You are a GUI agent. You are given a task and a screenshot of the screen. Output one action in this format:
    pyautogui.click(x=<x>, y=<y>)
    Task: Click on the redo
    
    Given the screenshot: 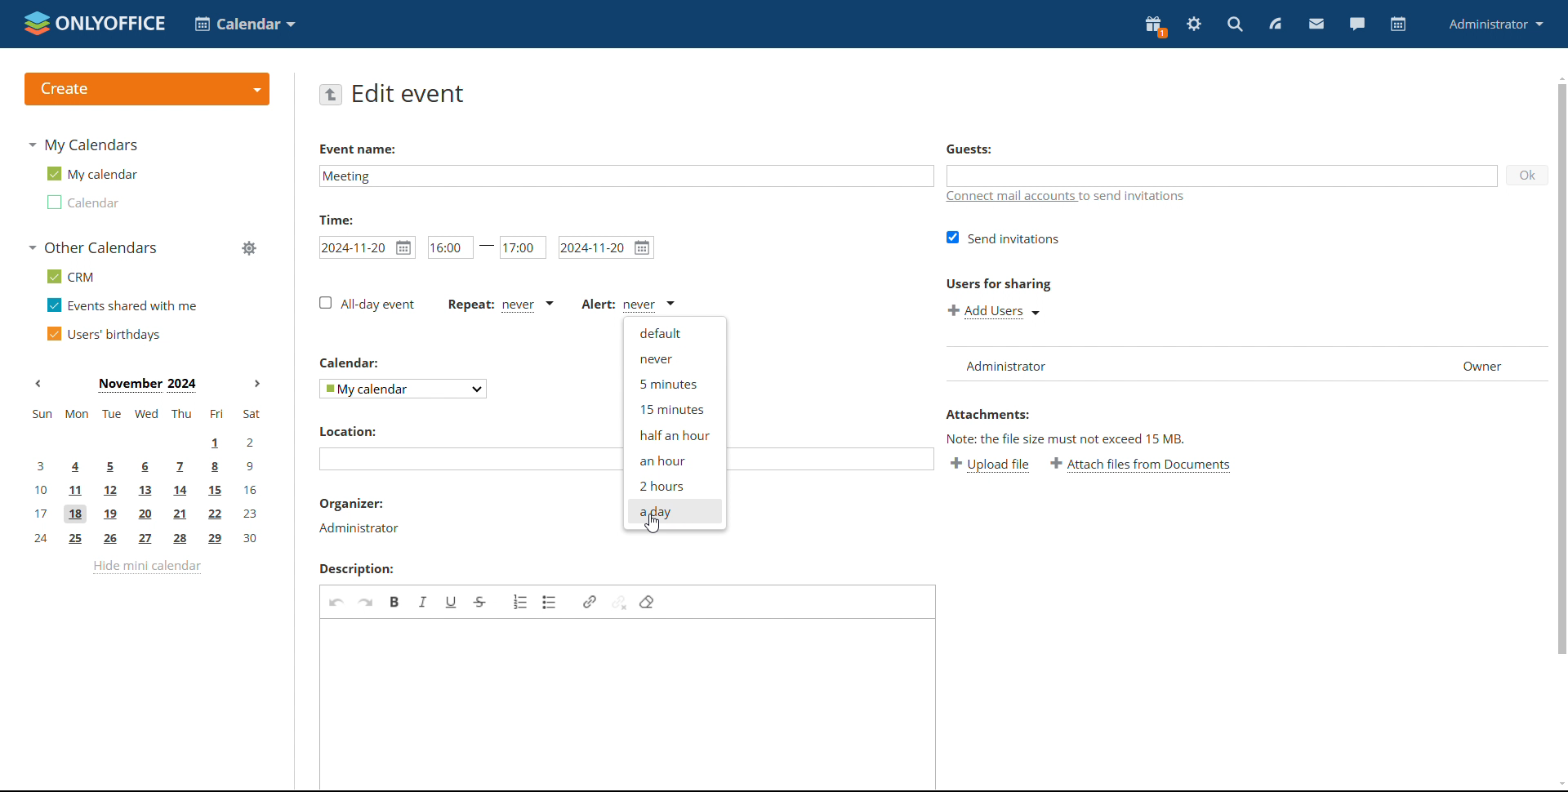 What is the action you would take?
    pyautogui.click(x=365, y=602)
    